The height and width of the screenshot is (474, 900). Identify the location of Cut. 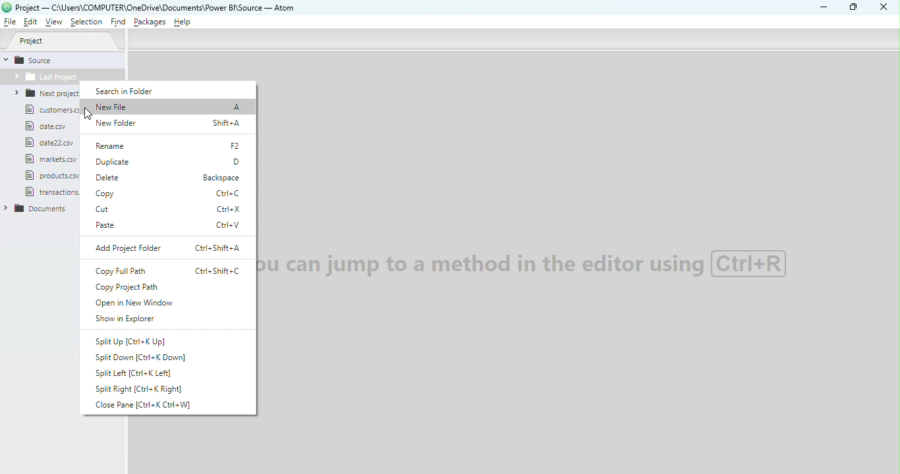
(167, 209).